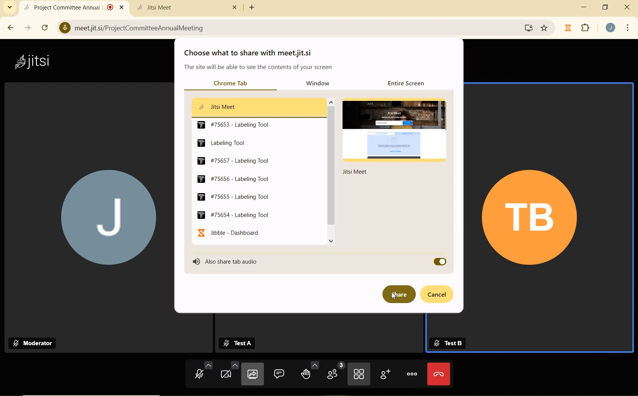 This screenshot has width=638, height=396. I want to click on Jitsi Meet, so click(256, 106).